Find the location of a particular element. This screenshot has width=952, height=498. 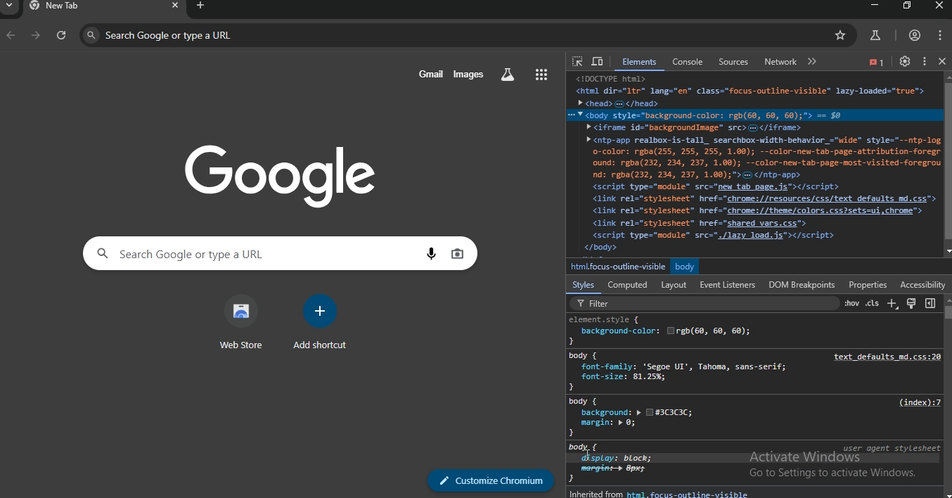

web store is located at coordinates (245, 322).